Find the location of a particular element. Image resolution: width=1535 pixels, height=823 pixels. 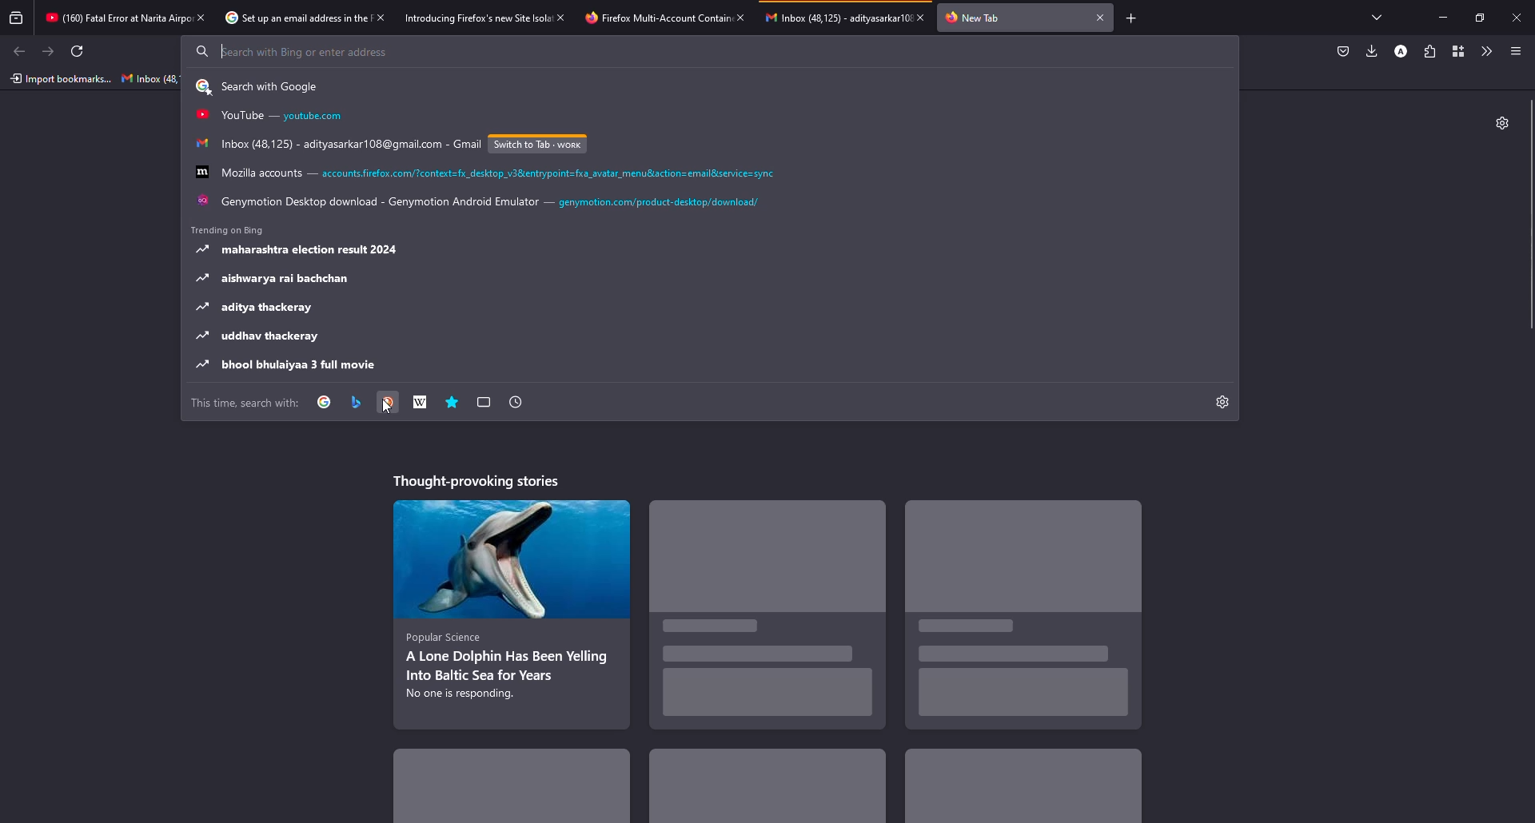

back is located at coordinates (21, 52).